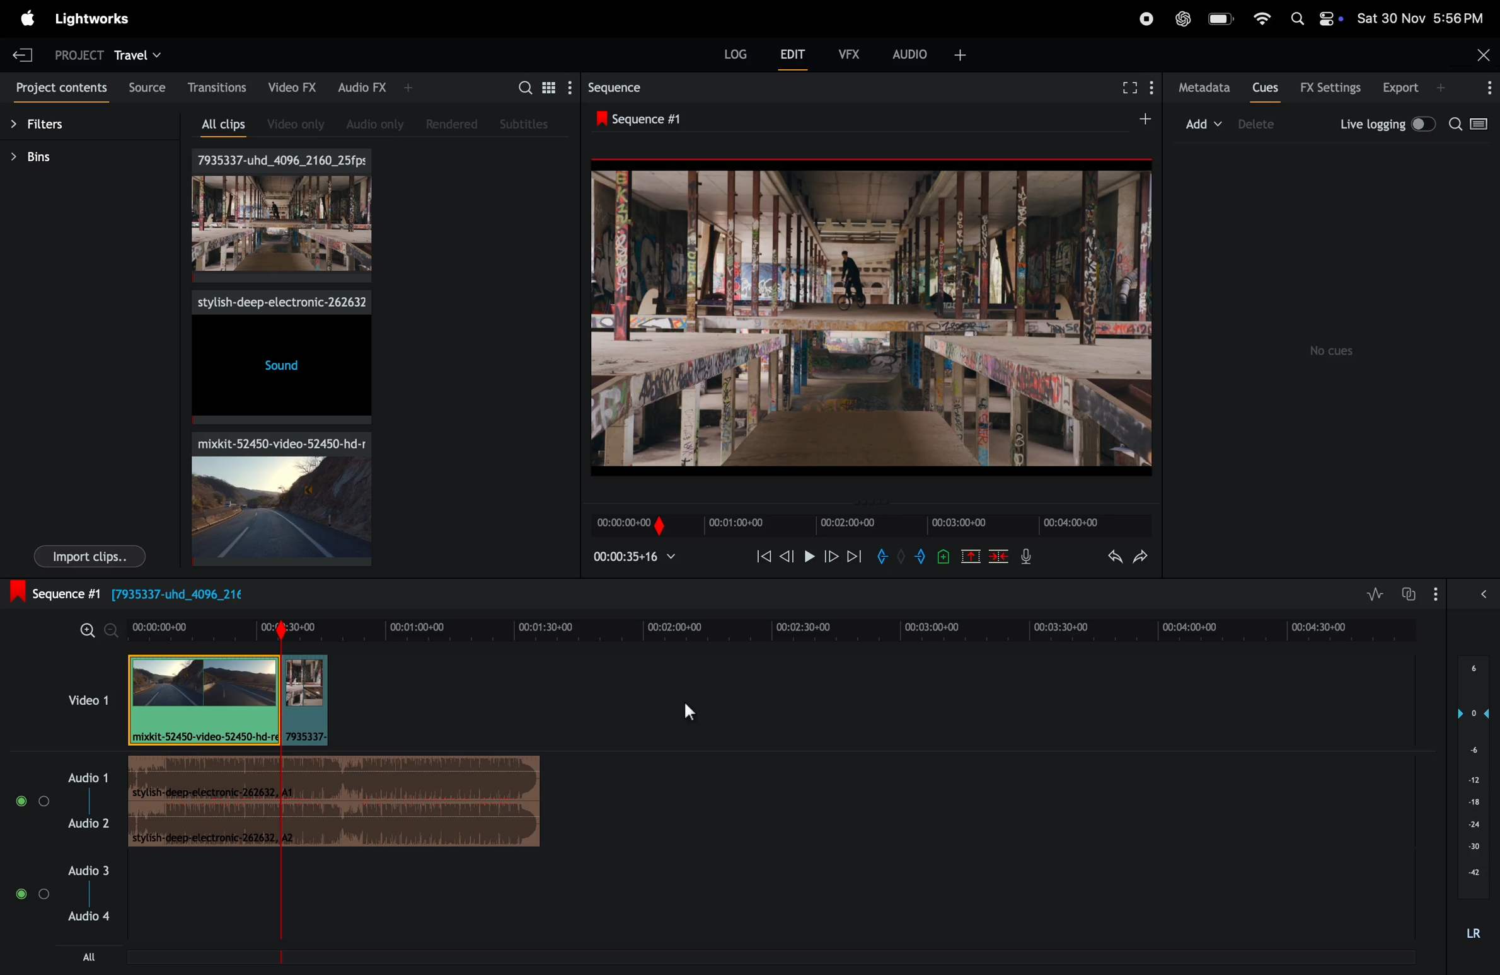 This screenshot has height=975, width=1500. I want to click on close, so click(1482, 52).